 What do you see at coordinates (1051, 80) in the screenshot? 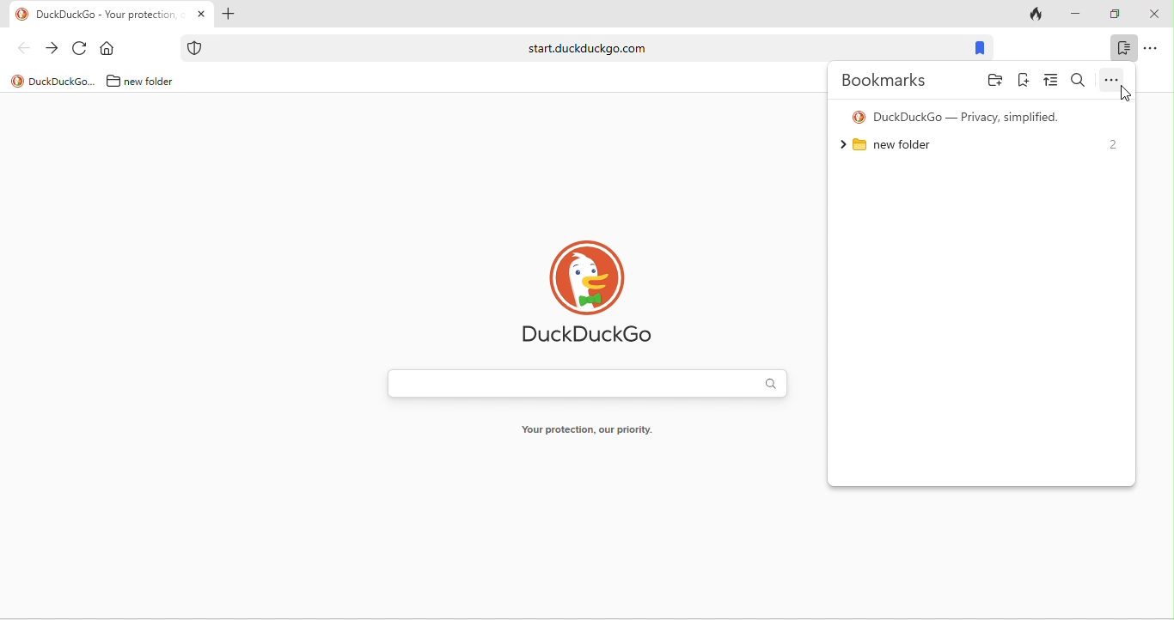
I see `view` at bounding box center [1051, 80].